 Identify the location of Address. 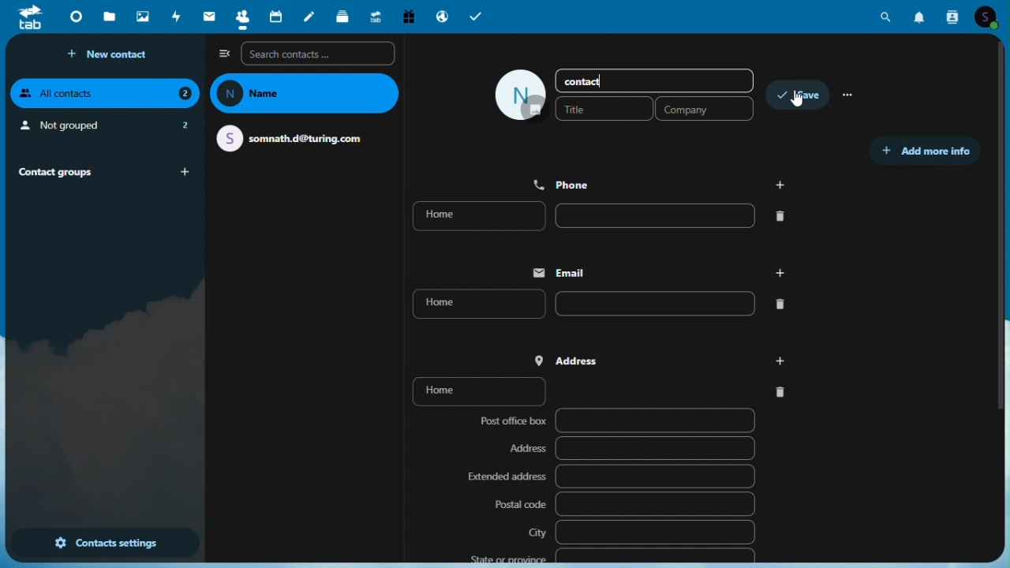
(631, 448).